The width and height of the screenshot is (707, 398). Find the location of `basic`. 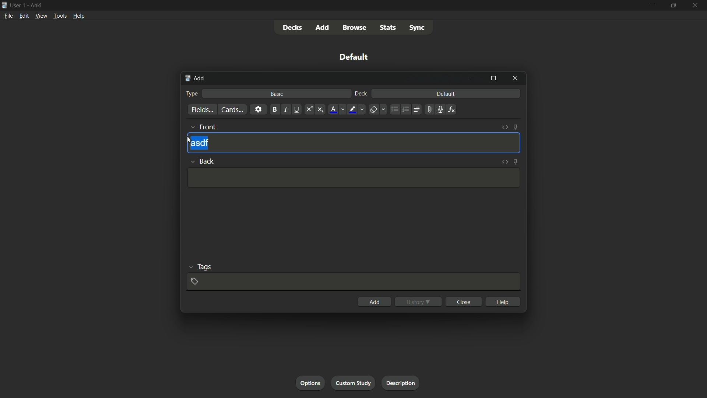

basic is located at coordinates (277, 94).